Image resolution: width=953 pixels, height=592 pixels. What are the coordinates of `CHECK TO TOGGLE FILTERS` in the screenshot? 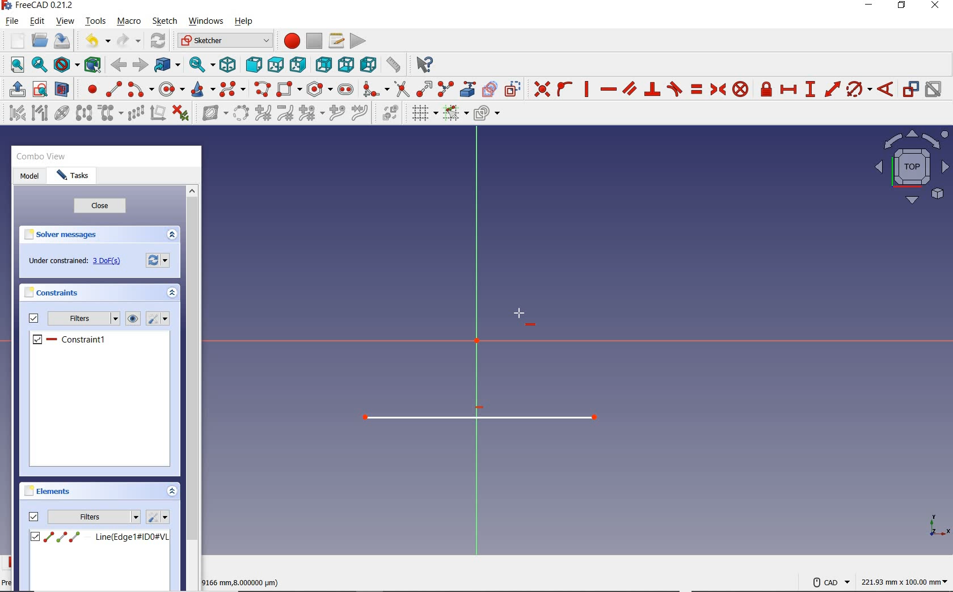 It's located at (33, 516).